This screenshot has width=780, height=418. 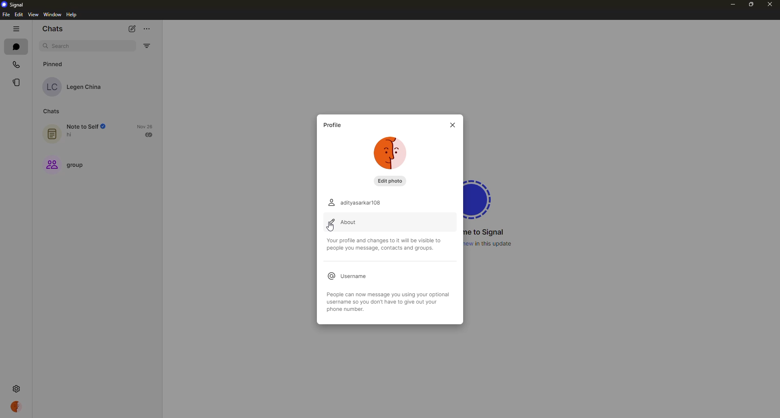 I want to click on filter, so click(x=146, y=46).